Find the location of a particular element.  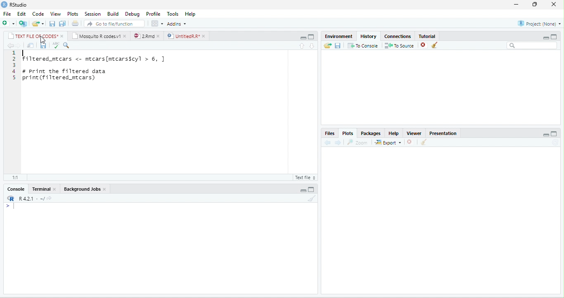

clear is located at coordinates (424, 142).